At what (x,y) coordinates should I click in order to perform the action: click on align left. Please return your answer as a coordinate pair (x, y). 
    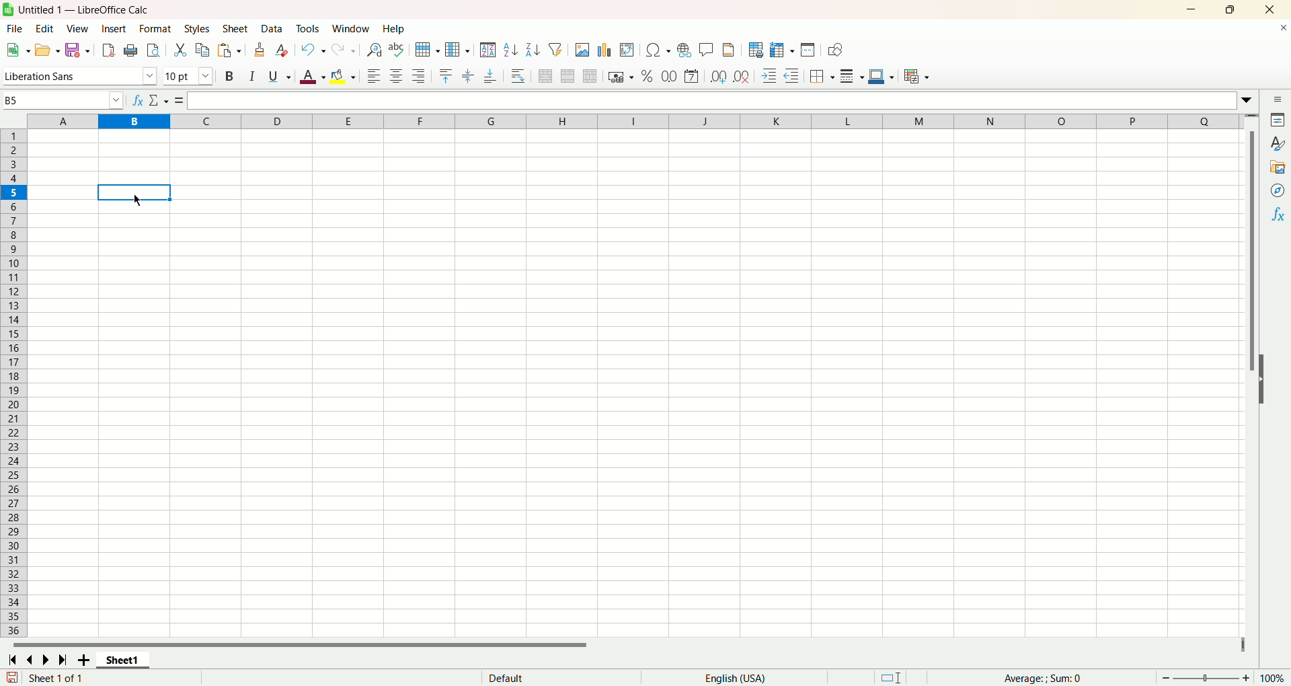
    Looking at the image, I should click on (374, 74).